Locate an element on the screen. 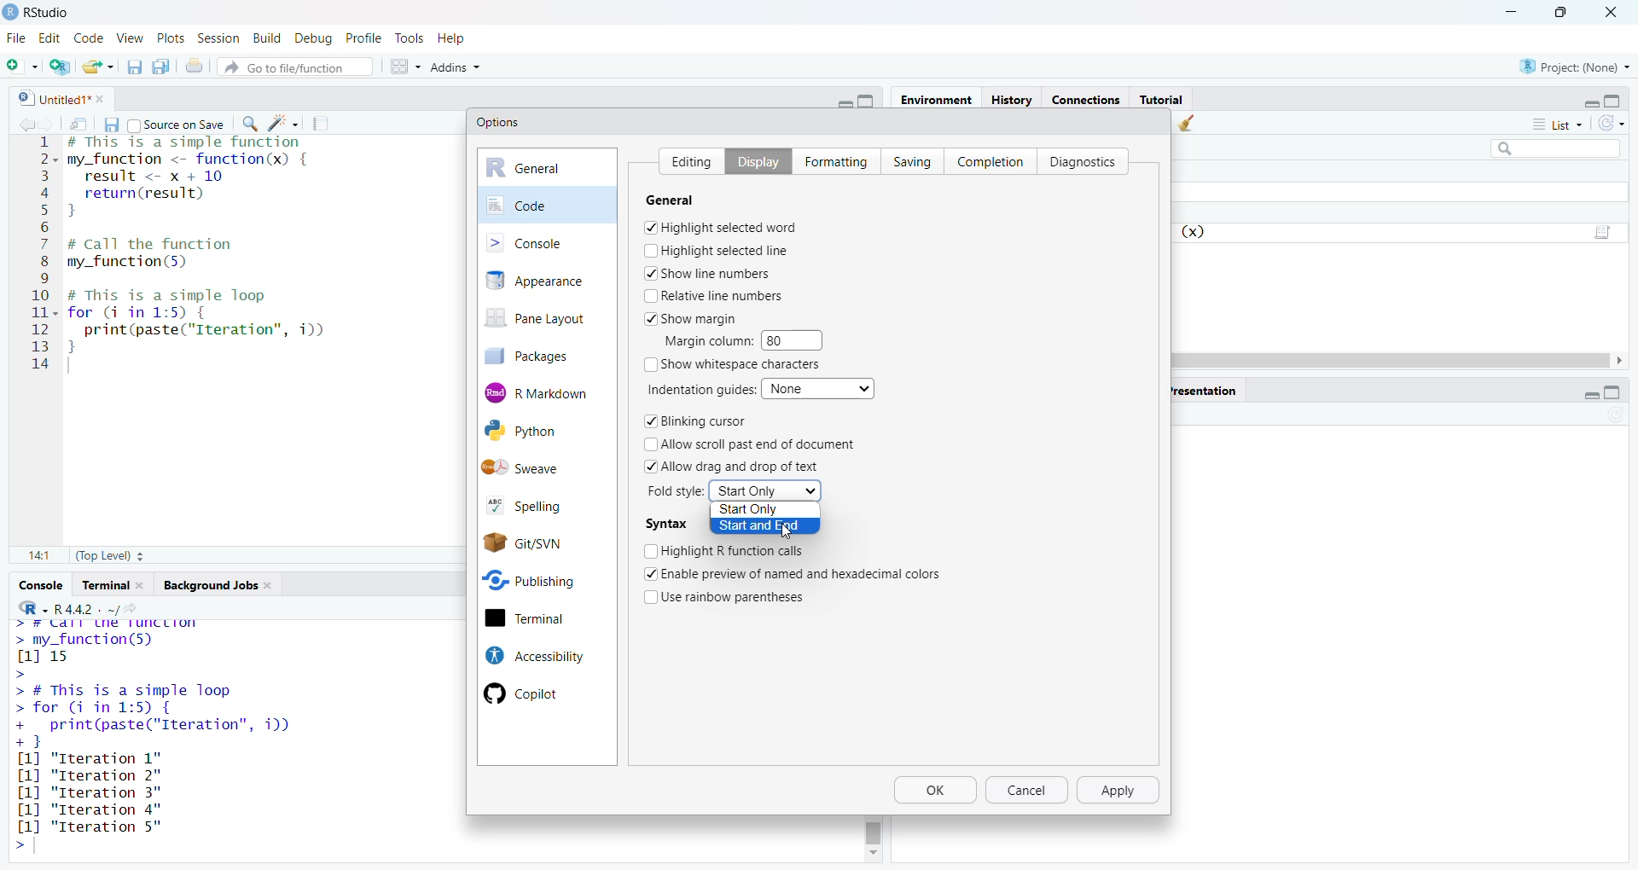 This screenshot has width=1638, height=870. prompt cursor is located at coordinates (17, 846).